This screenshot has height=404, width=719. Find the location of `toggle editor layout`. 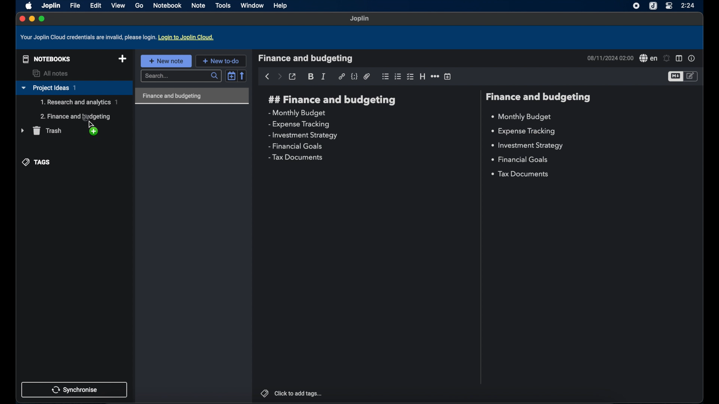

toggle editor layout is located at coordinates (679, 59).